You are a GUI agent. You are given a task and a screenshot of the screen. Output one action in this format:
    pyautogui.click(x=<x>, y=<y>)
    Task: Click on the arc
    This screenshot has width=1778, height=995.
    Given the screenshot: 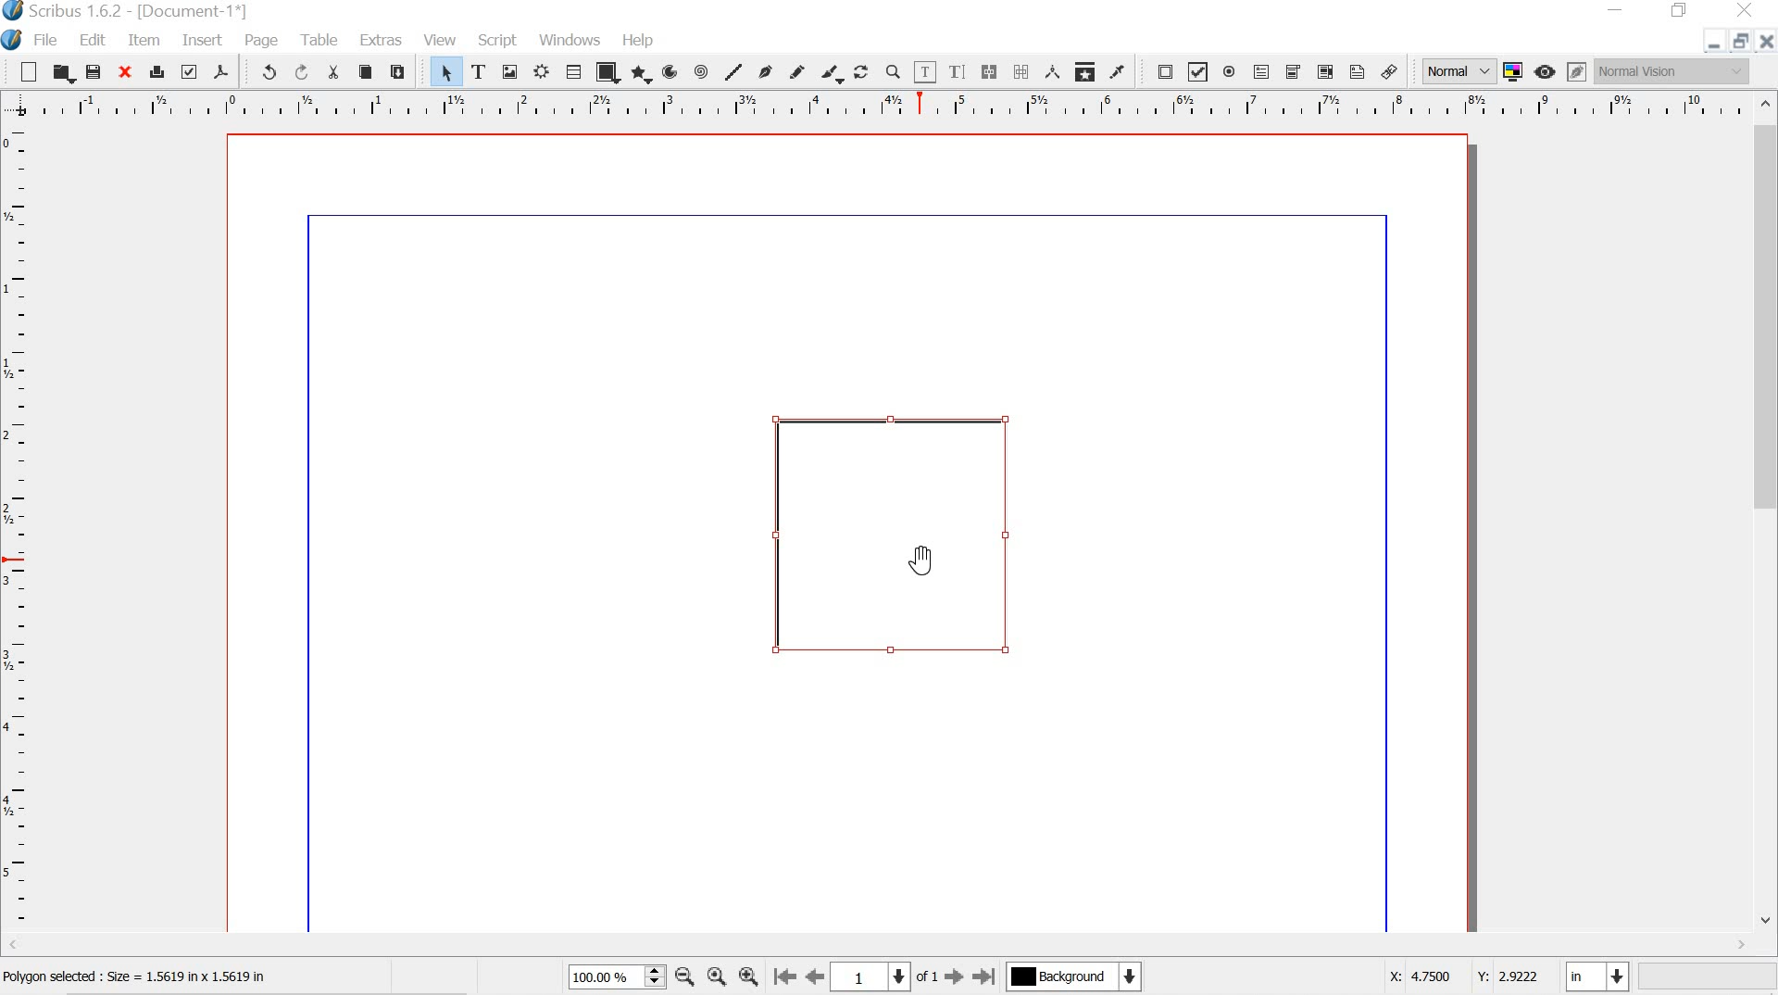 What is the action you would take?
    pyautogui.click(x=671, y=71)
    